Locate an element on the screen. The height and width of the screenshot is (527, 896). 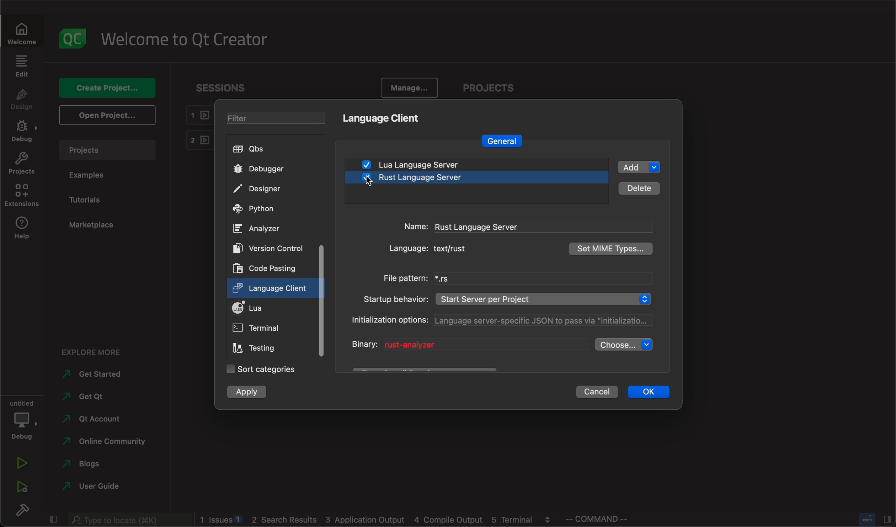
welcome is located at coordinates (22, 32).